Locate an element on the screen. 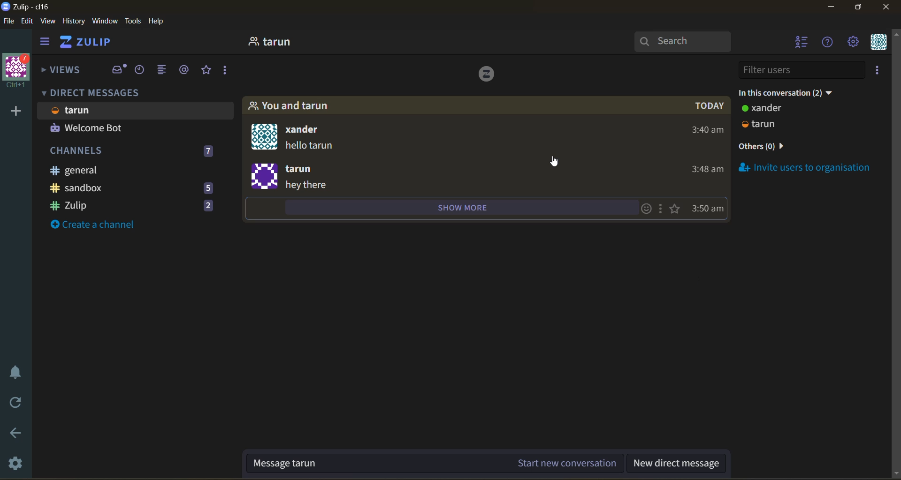 The width and height of the screenshot is (901, 480). home view is located at coordinates (99, 43).